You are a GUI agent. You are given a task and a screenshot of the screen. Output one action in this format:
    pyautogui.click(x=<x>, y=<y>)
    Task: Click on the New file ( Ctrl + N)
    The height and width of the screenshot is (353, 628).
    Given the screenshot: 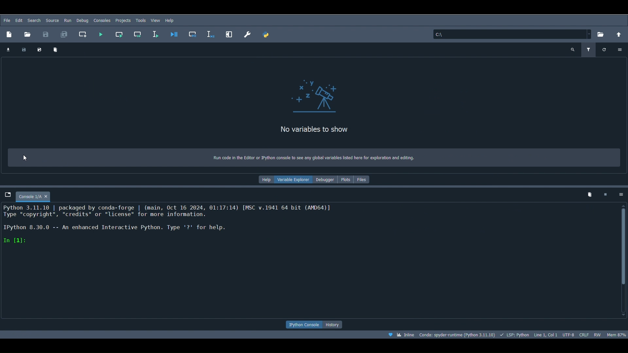 What is the action you would take?
    pyautogui.click(x=9, y=34)
    